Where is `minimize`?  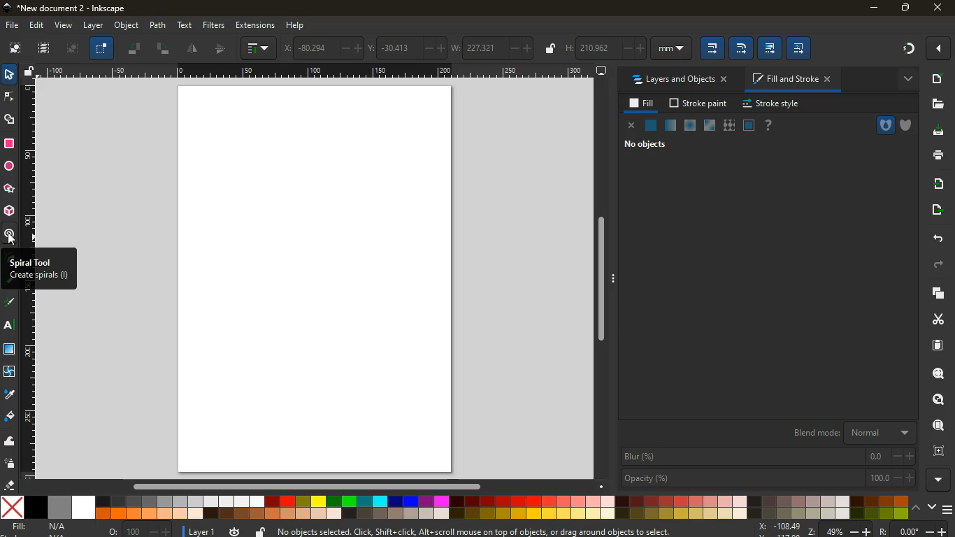
minimize is located at coordinates (871, 8).